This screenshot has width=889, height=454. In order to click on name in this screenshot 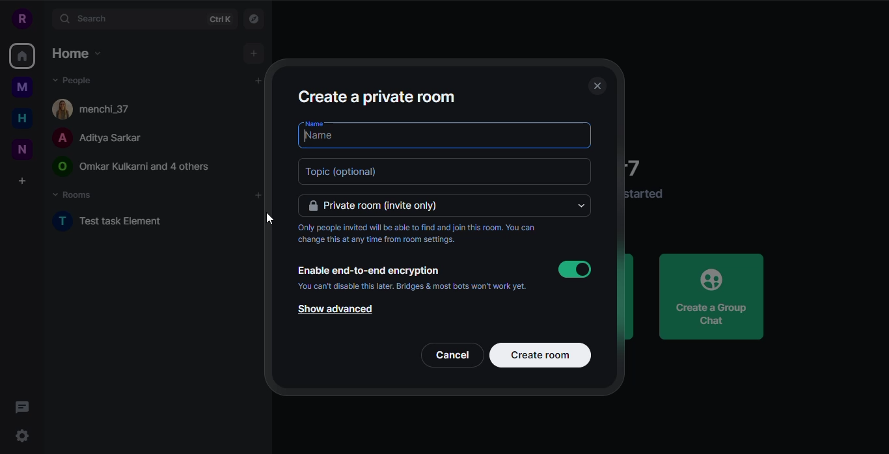, I will do `click(314, 124)`.